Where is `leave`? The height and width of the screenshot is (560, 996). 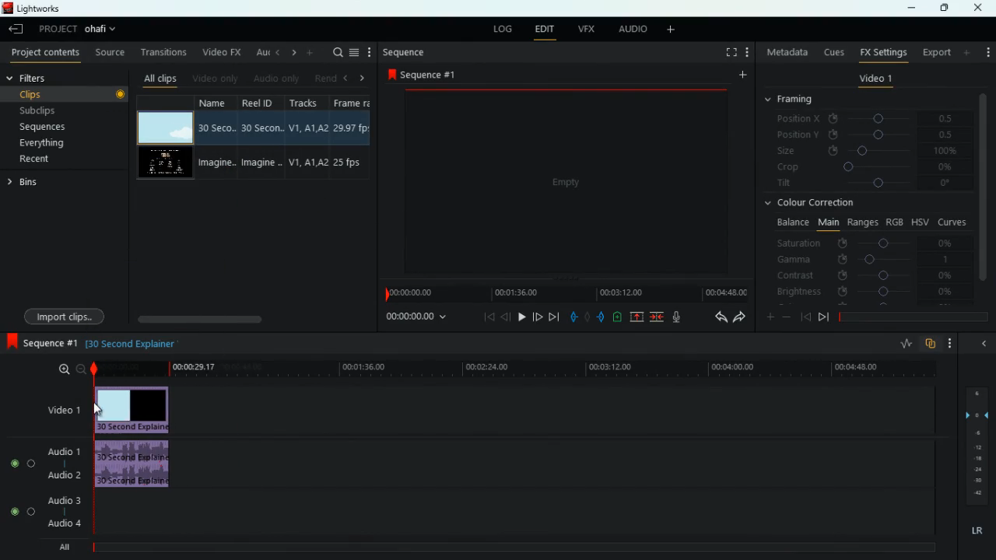
leave is located at coordinates (17, 28).